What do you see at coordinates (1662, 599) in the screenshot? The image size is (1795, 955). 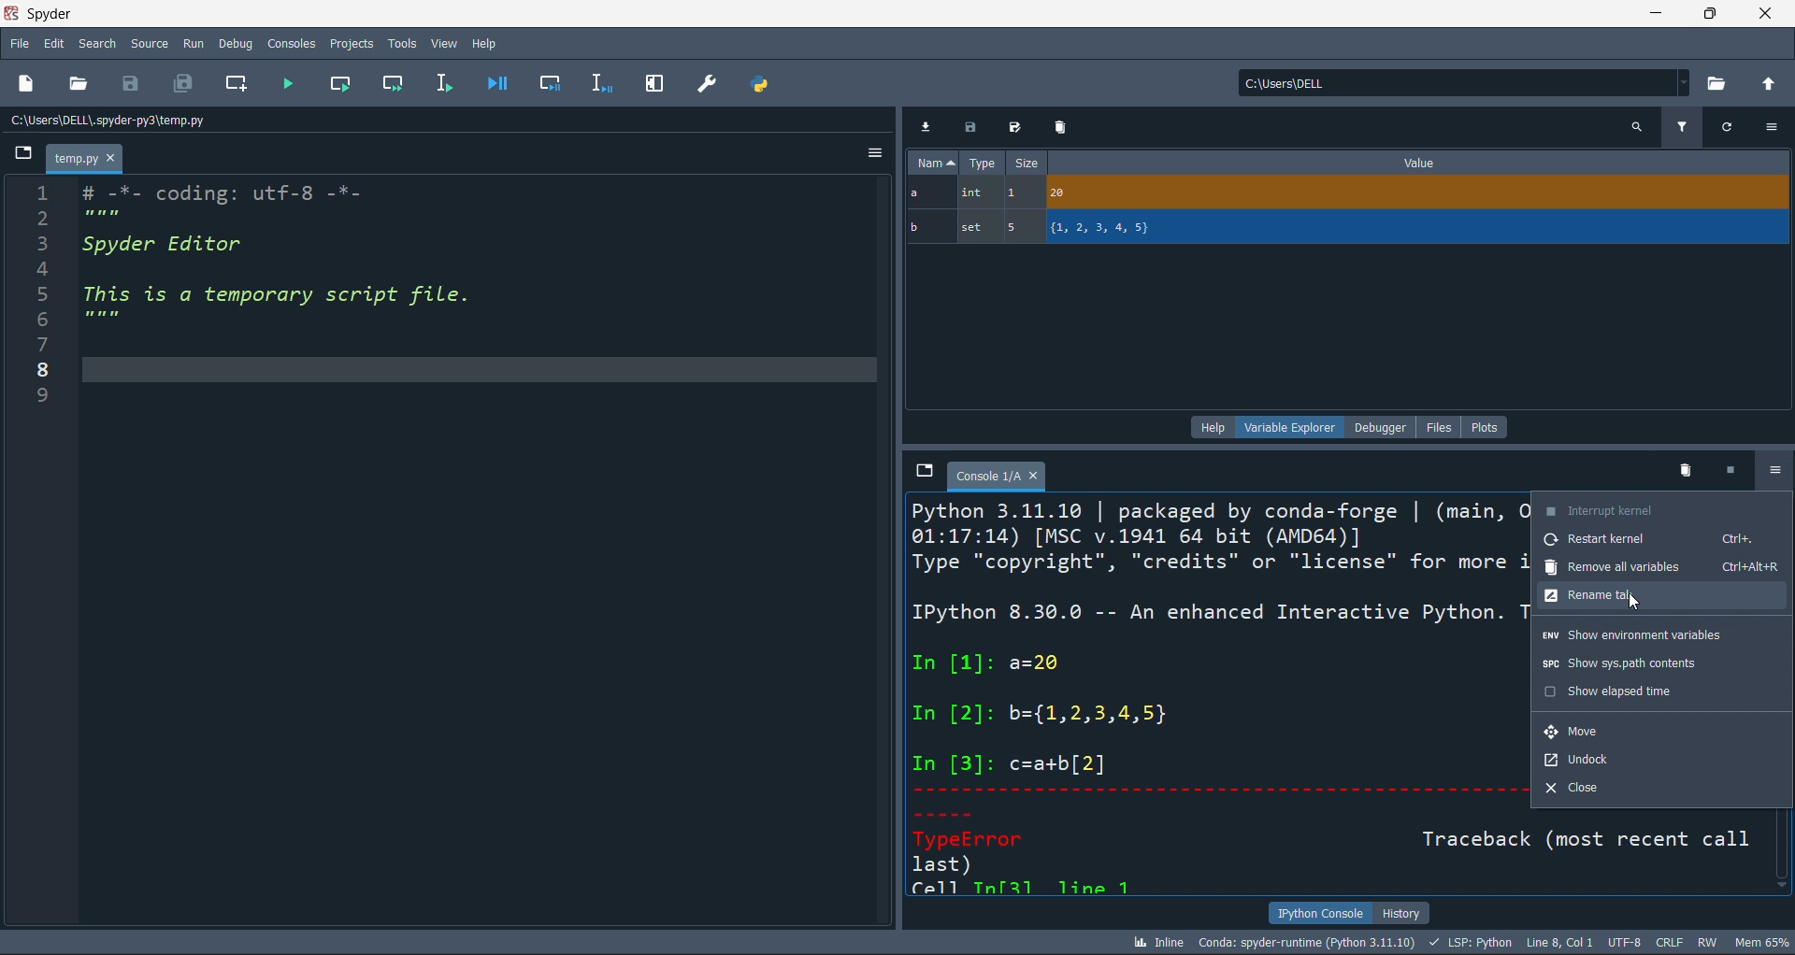 I see `rename tab` at bounding box center [1662, 599].